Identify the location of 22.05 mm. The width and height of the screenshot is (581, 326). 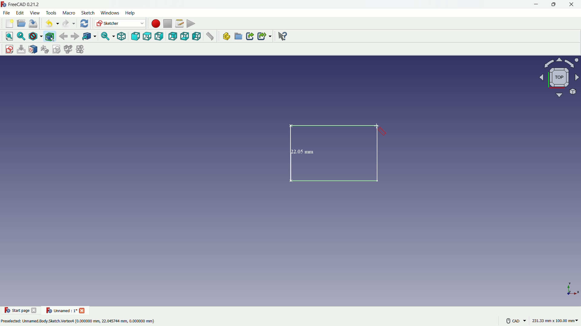
(304, 152).